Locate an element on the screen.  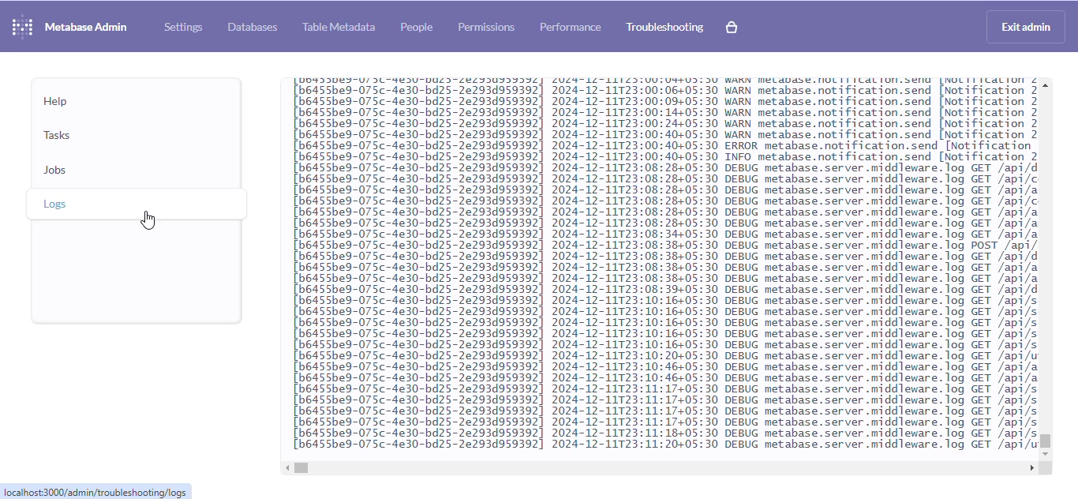
metabase admin is located at coordinates (87, 27).